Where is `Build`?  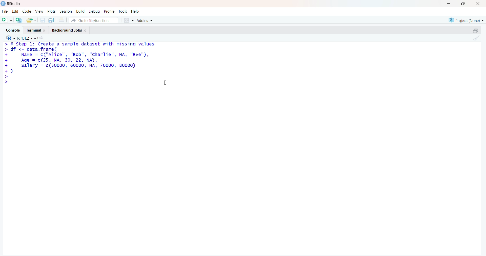 Build is located at coordinates (80, 11).